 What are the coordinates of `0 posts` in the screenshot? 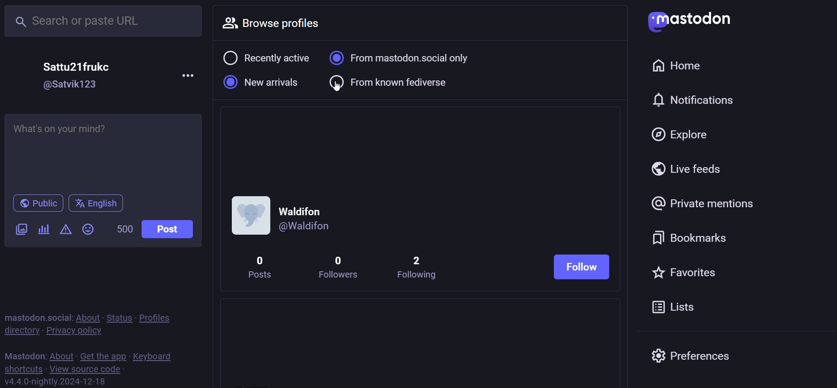 It's located at (263, 267).